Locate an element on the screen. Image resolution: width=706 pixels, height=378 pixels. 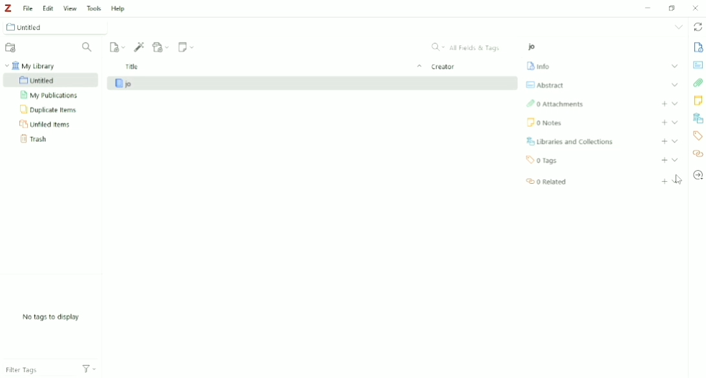
New Note is located at coordinates (186, 47).